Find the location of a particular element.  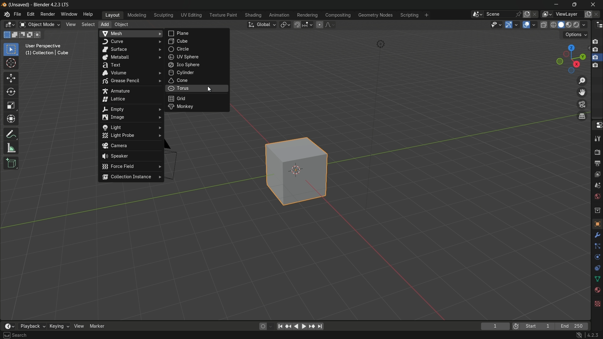

light probe is located at coordinates (130, 136).